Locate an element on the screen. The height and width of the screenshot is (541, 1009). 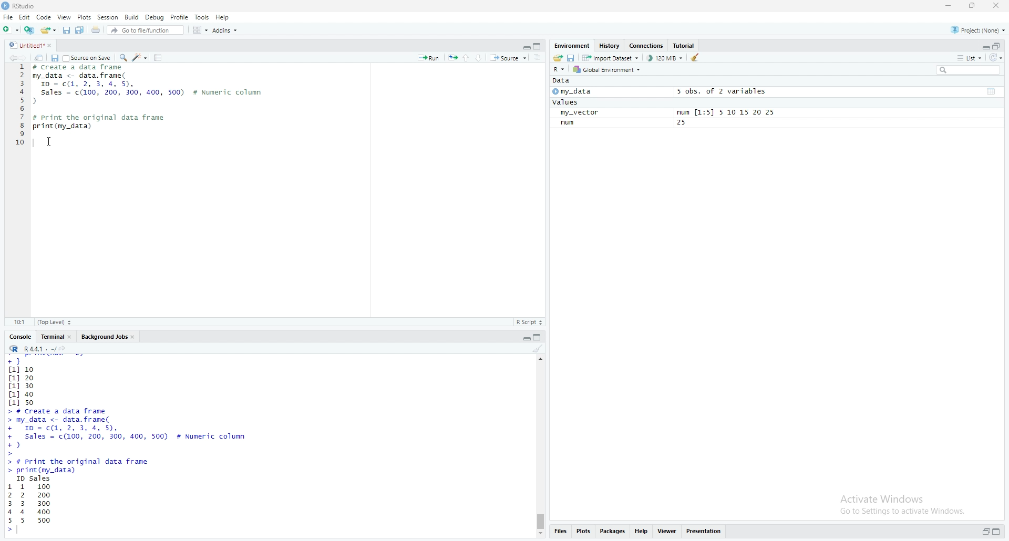
my_vector is located at coordinates (585, 113).